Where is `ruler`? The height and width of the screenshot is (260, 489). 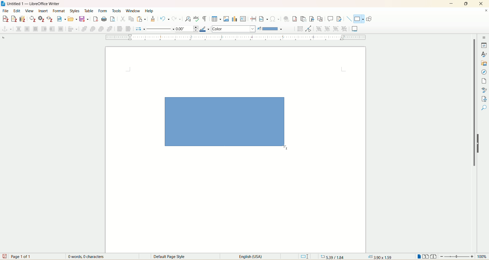
ruler is located at coordinates (233, 37).